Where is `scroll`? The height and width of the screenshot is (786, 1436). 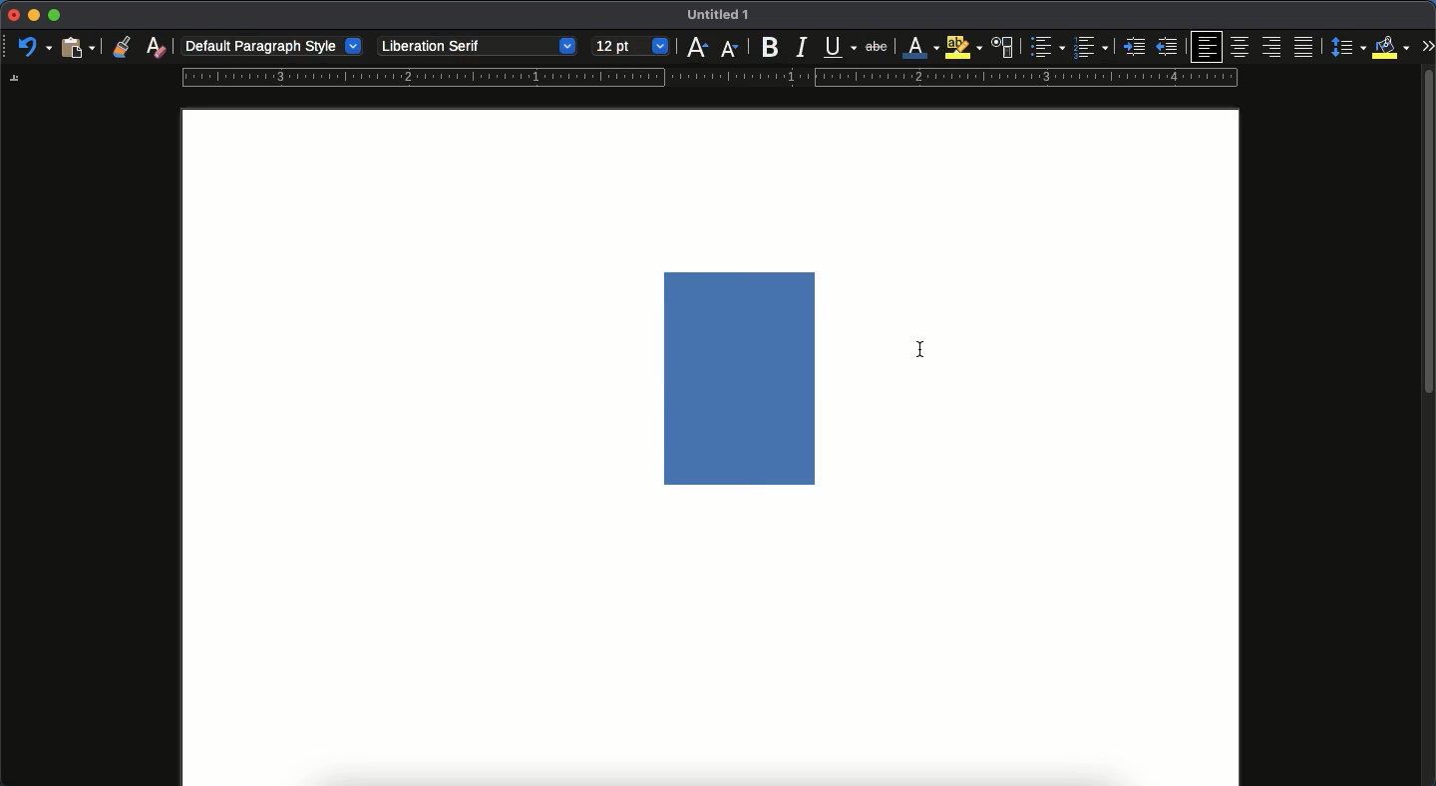
scroll is located at coordinates (1429, 431).